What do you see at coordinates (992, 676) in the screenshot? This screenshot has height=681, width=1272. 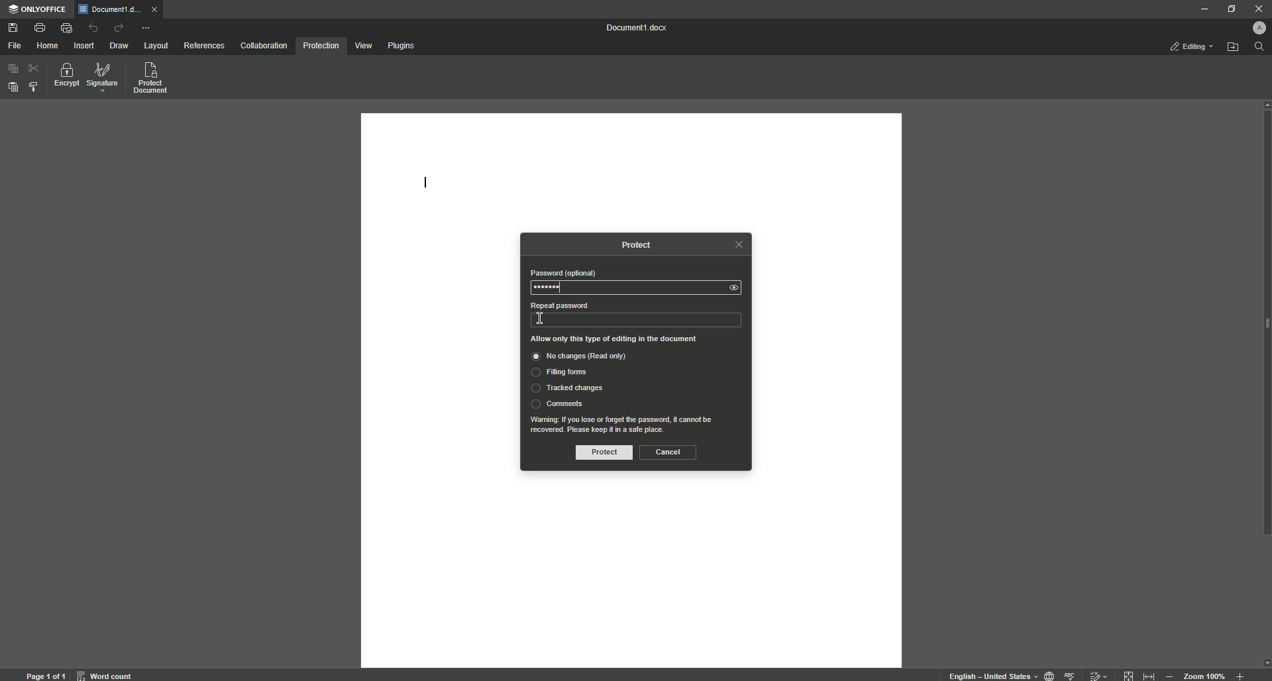 I see `text language` at bounding box center [992, 676].